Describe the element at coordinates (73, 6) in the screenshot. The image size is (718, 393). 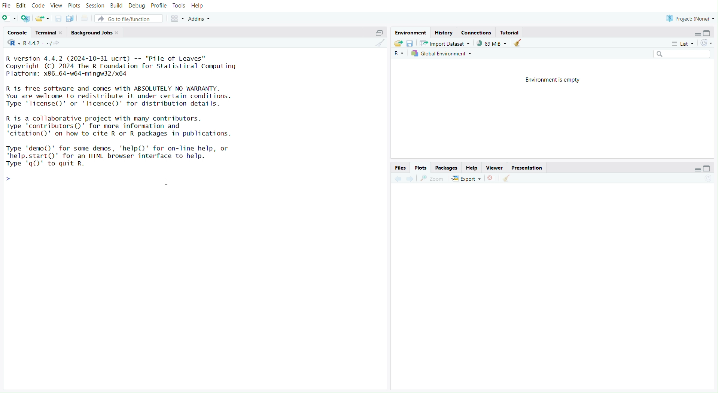
I see `Plots` at that location.